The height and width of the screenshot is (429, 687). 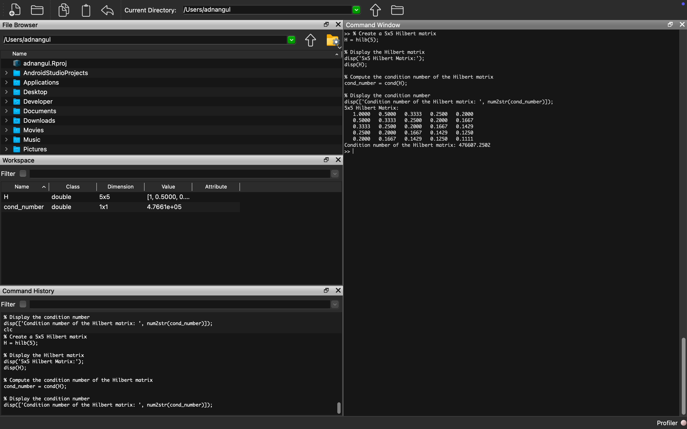 I want to click on Restore Down, so click(x=326, y=24).